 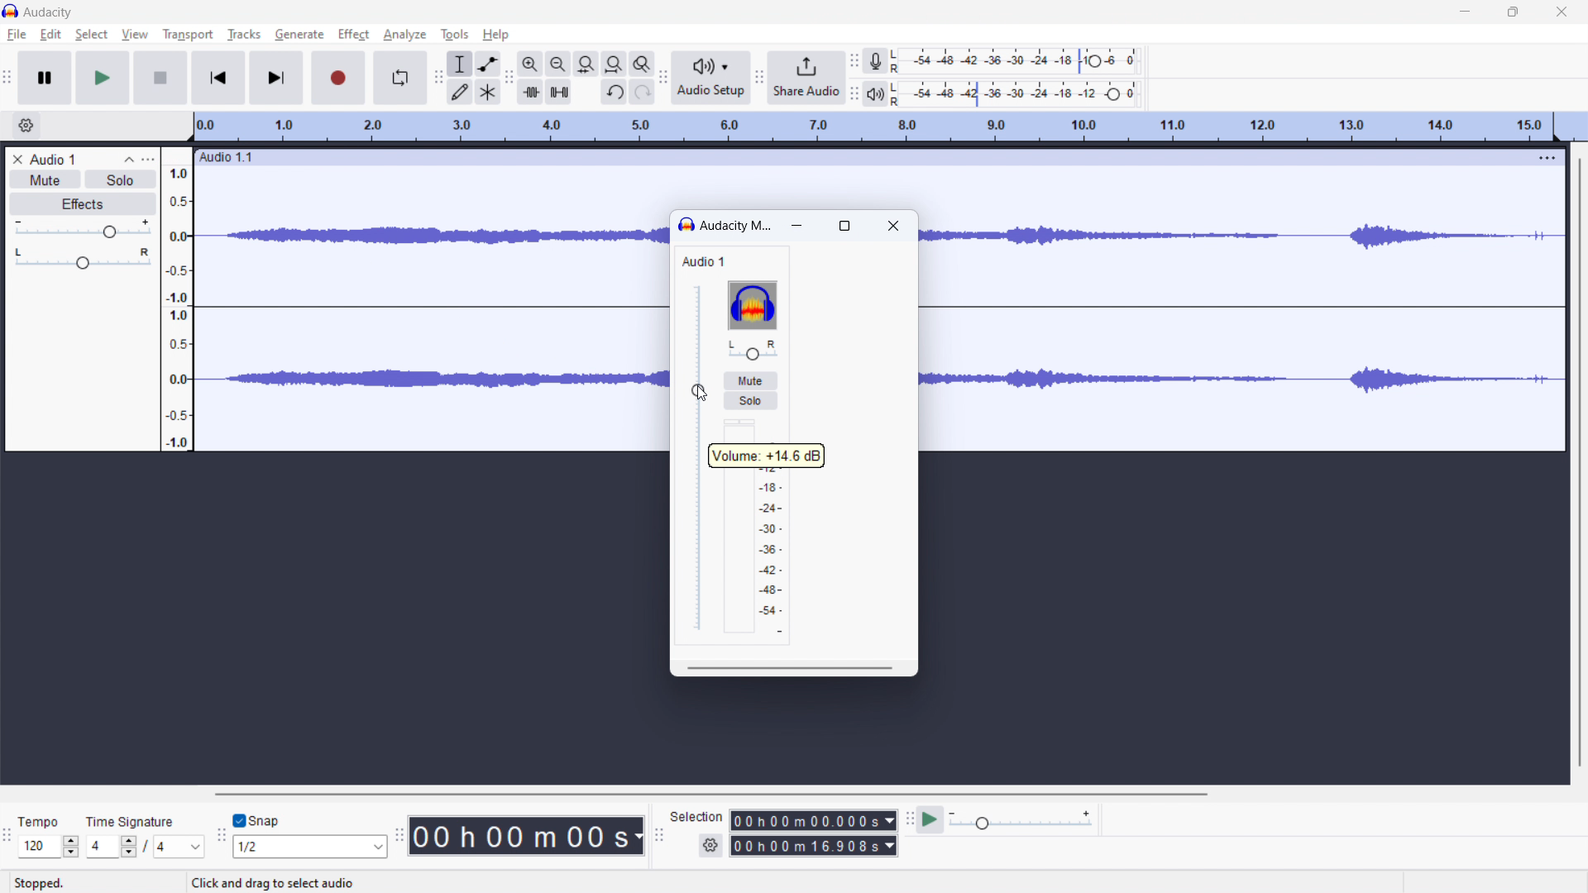 I want to click on edit toolbar, so click(x=509, y=76).